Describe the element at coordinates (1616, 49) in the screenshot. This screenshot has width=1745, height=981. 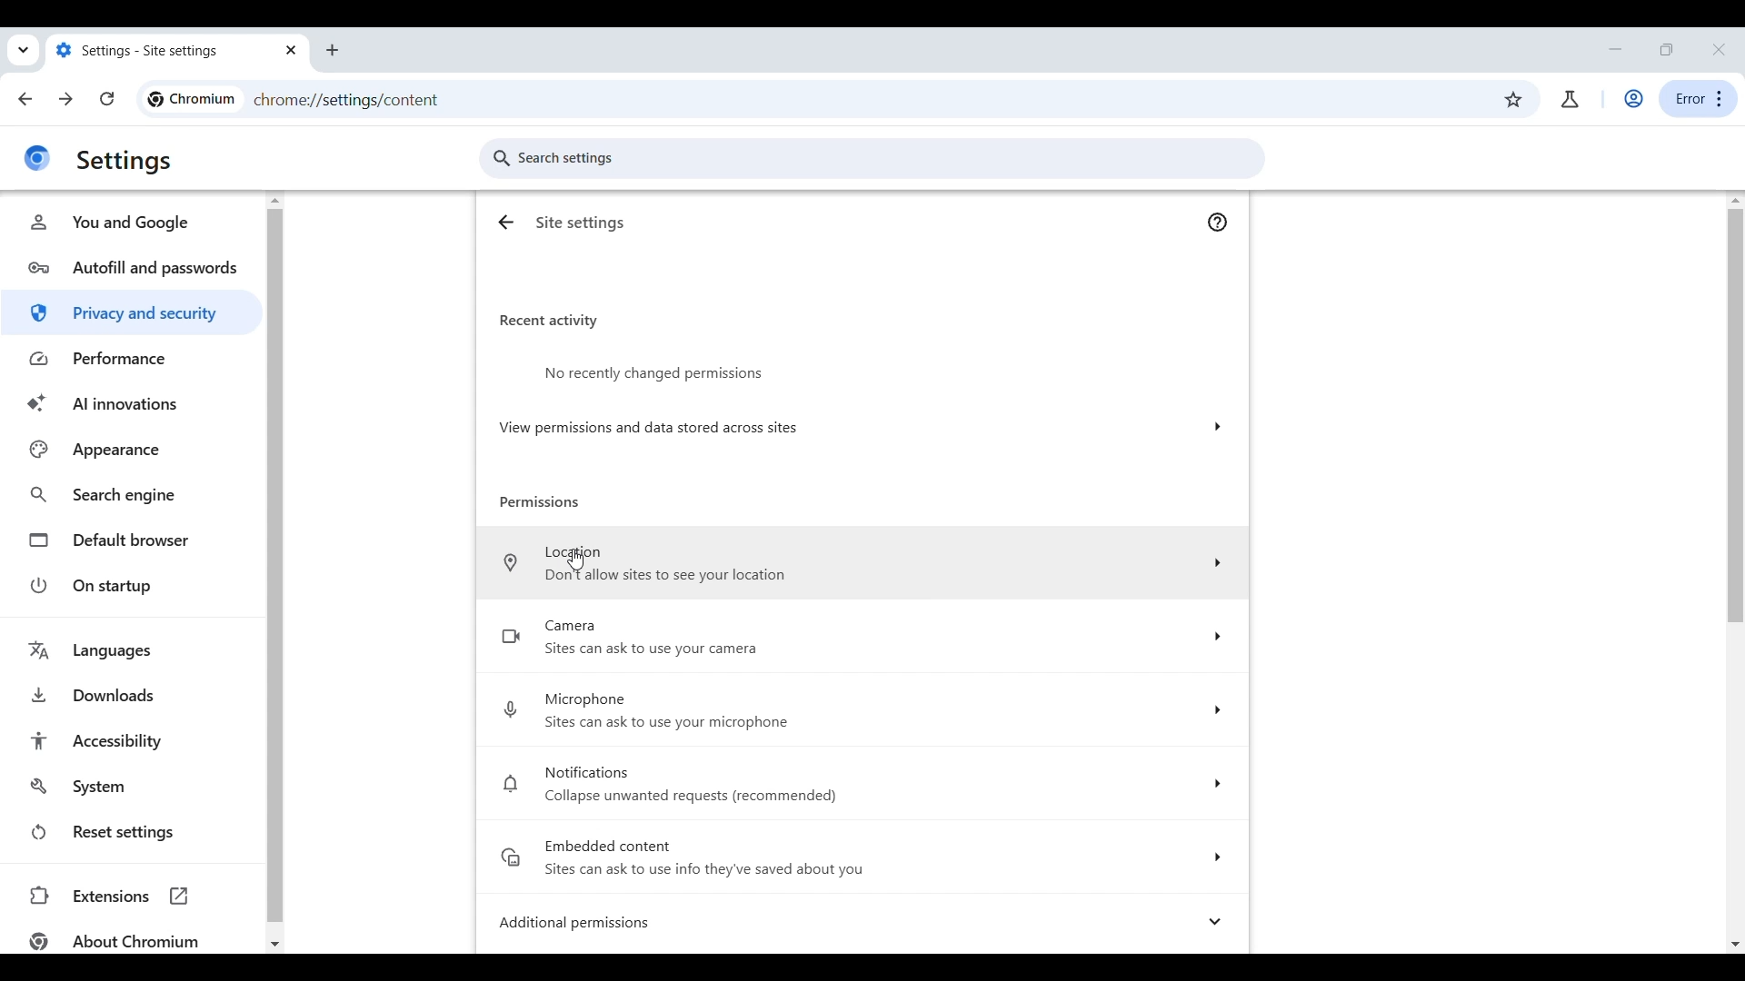
I see `Minimize` at that location.